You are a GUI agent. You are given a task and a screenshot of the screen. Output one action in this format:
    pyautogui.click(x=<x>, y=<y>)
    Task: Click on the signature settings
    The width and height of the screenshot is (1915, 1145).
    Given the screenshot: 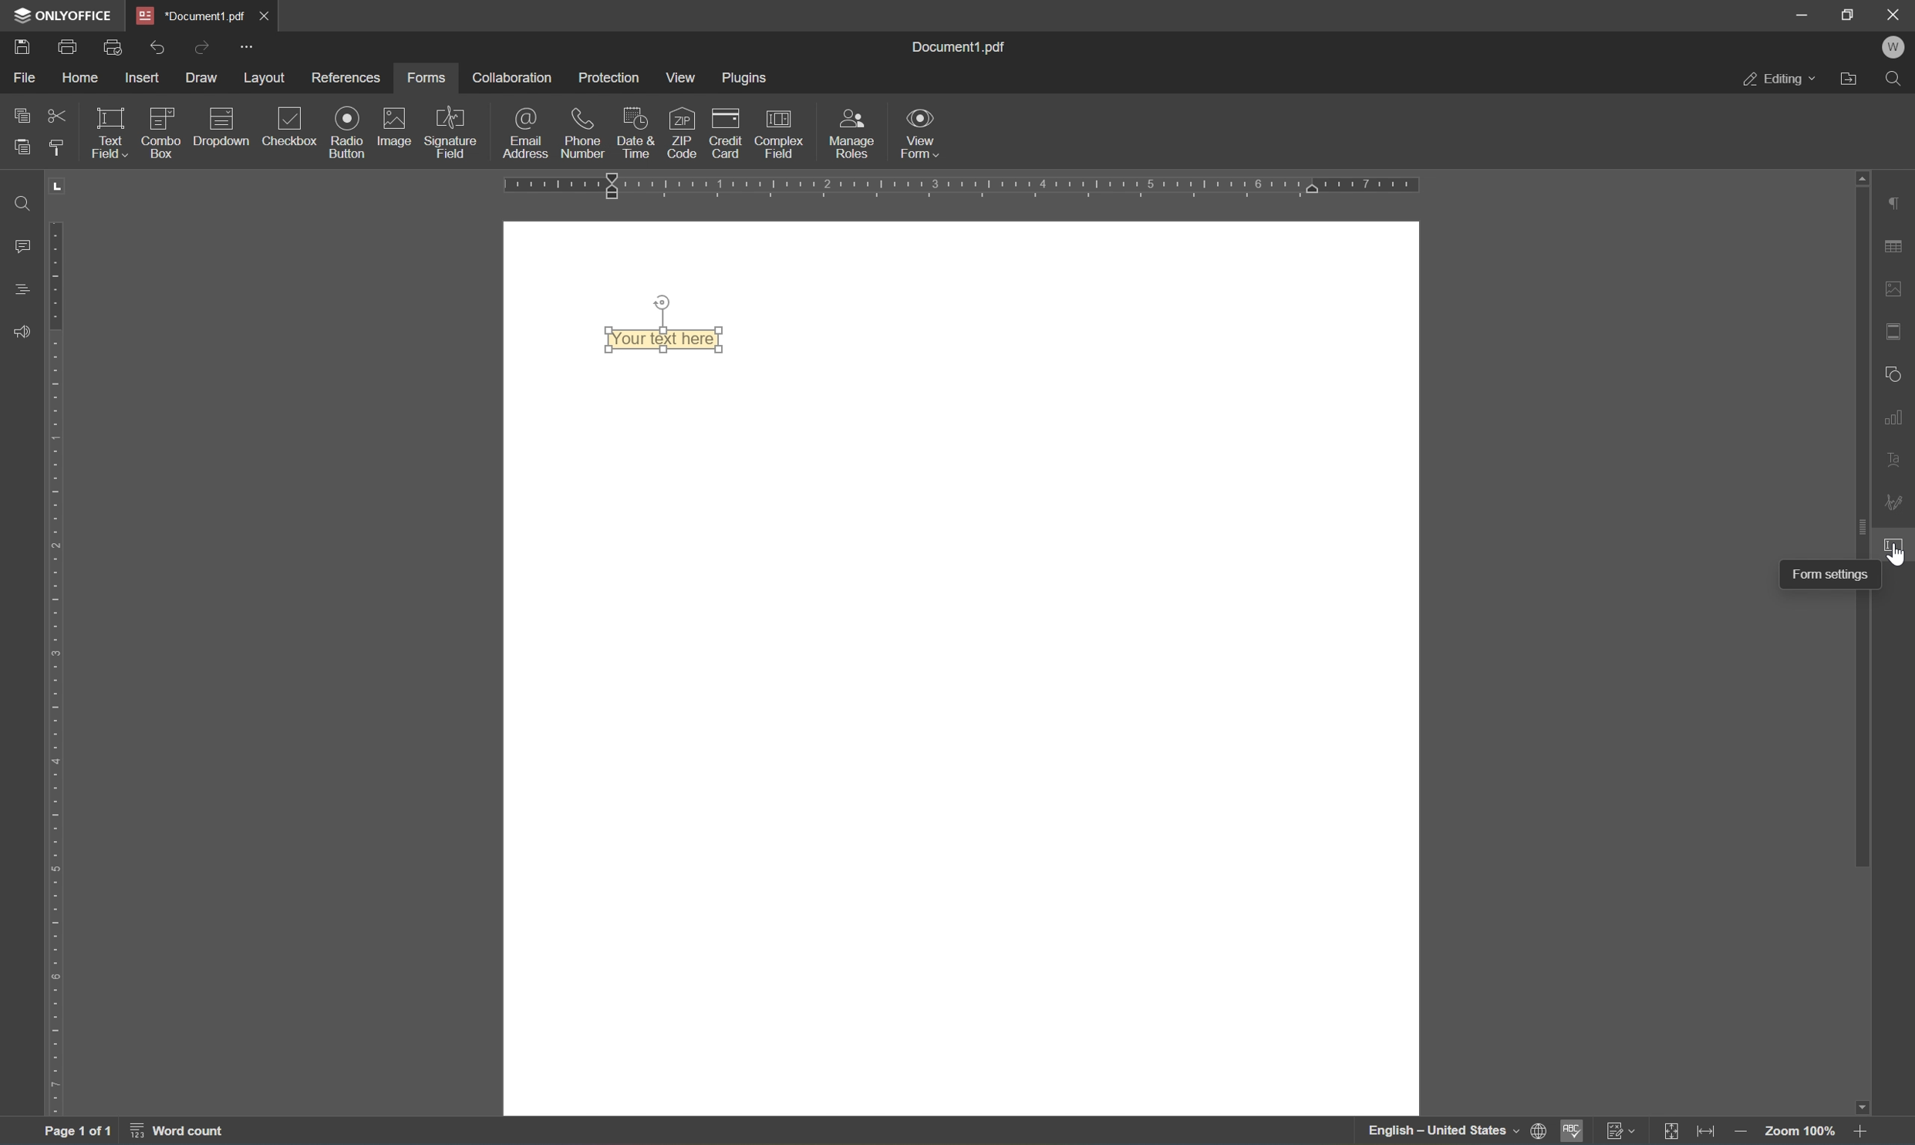 What is the action you would take?
    pyautogui.click(x=1896, y=502)
    